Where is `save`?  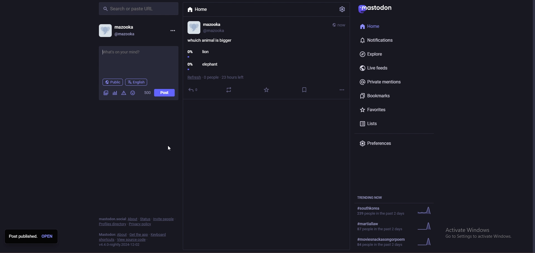
save is located at coordinates (305, 89).